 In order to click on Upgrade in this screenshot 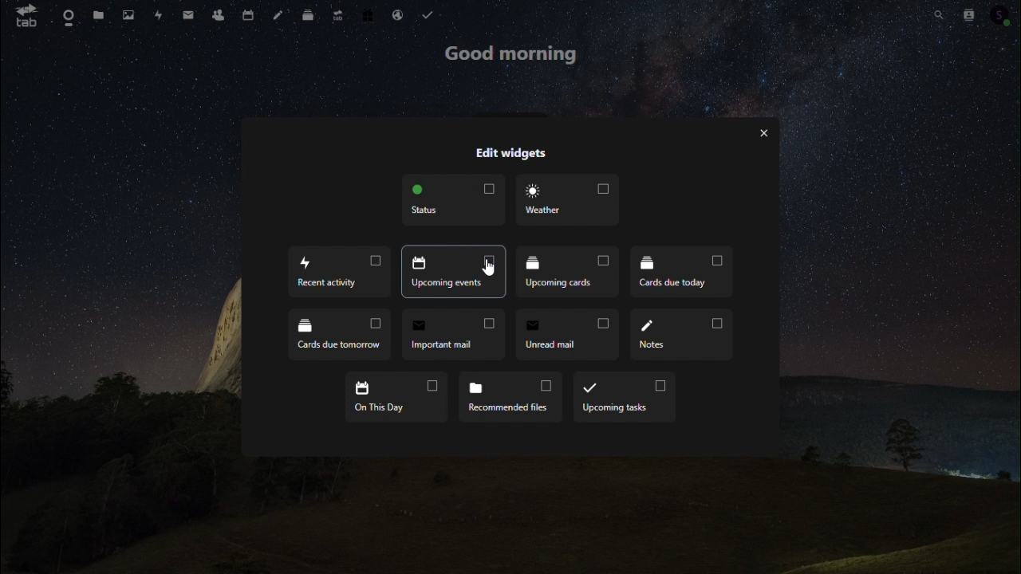, I will do `click(338, 13)`.